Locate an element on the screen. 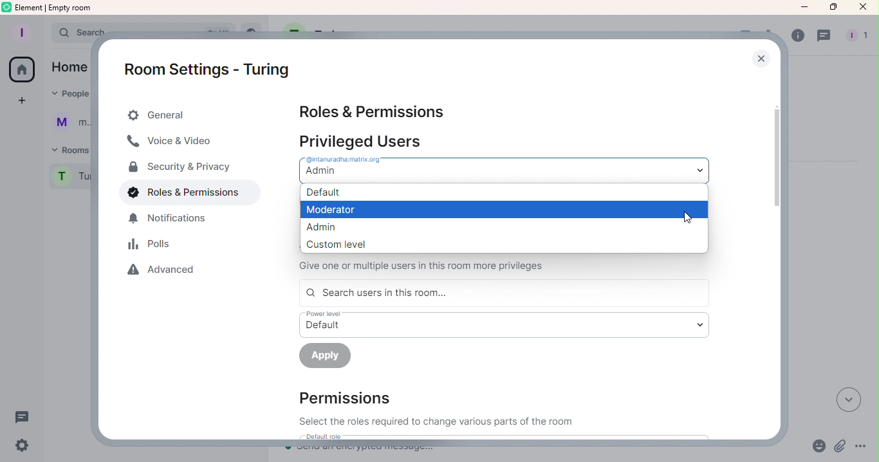 The height and width of the screenshot is (462, 879). Create space is located at coordinates (23, 101).